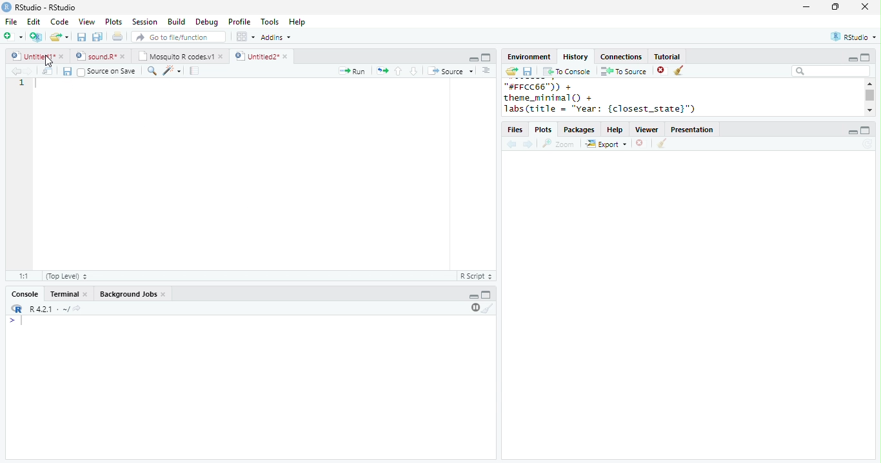  Describe the element at coordinates (297, 23) in the screenshot. I see `Help` at that location.